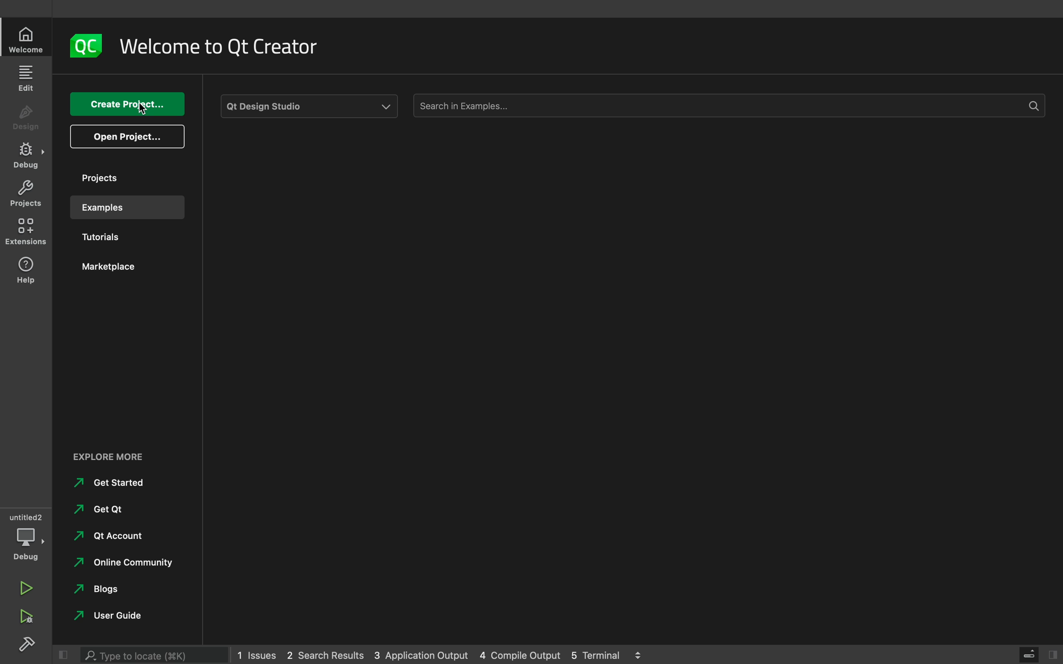 This screenshot has height=664, width=1063. I want to click on , so click(98, 509).